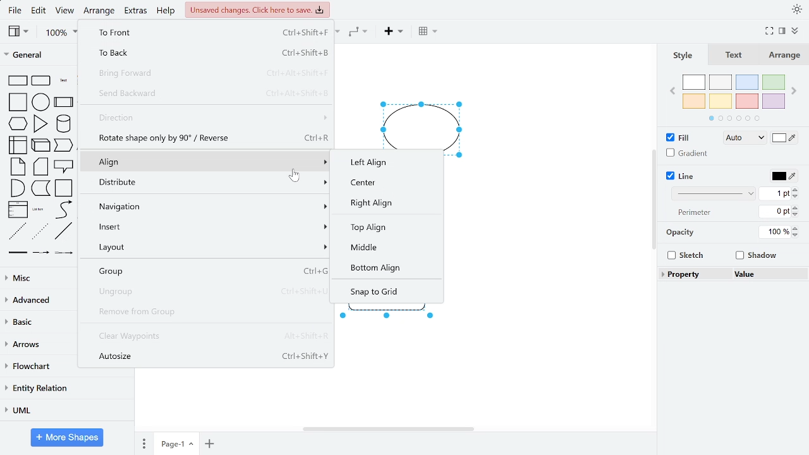  I want to click on Layout, so click(206, 247).